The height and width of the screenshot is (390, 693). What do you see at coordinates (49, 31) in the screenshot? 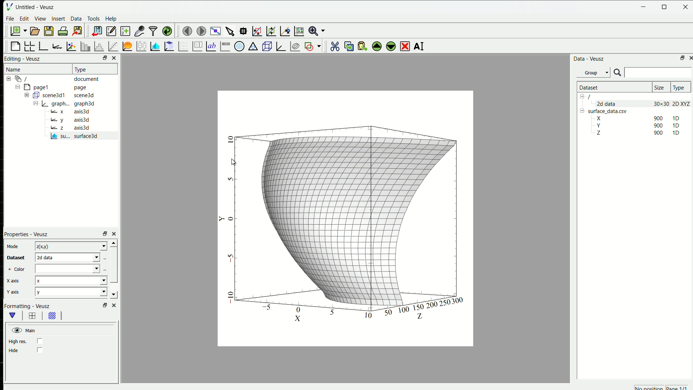
I see `save` at bounding box center [49, 31].